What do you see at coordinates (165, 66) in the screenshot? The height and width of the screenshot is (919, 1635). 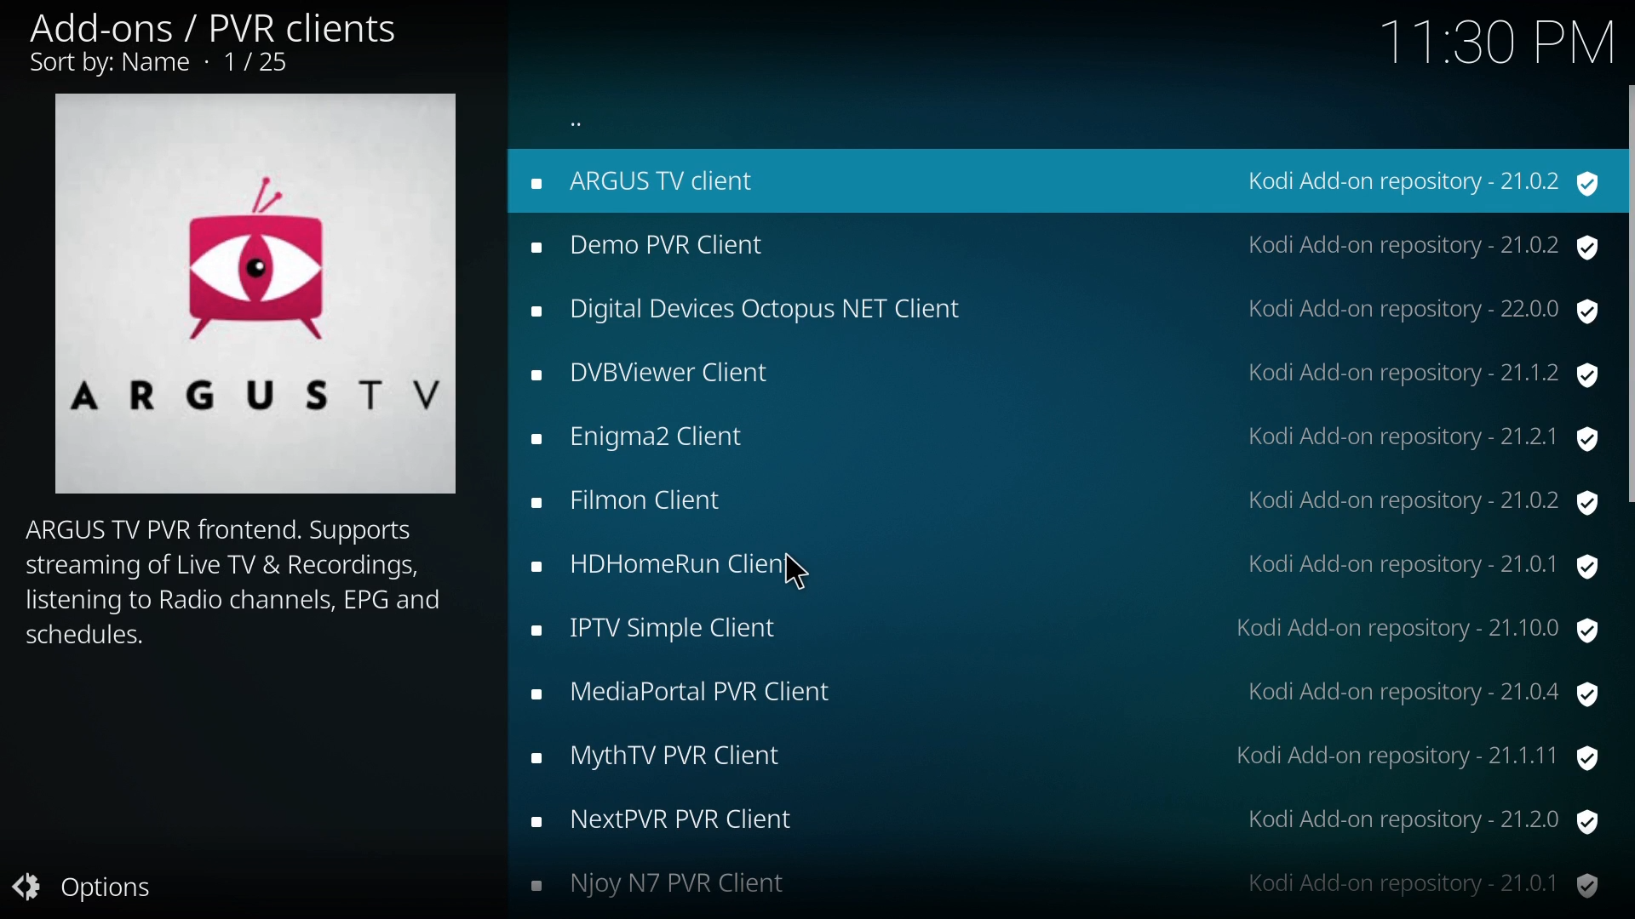 I see `Sort by: Name - 1/25` at bounding box center [165, 66].